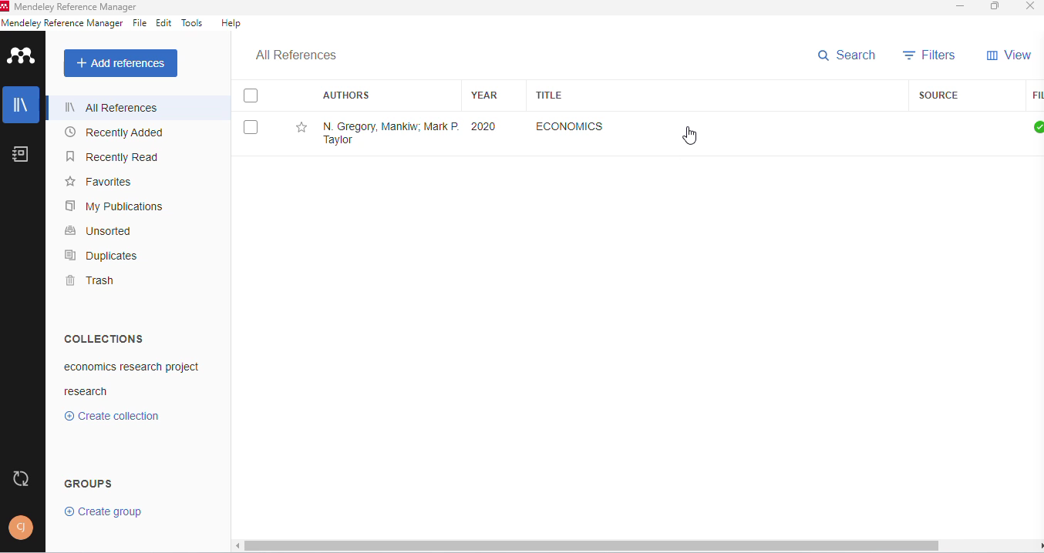 The width and height of the screenshot is (1044, 553). I want to click on sync, so click(19, 478).